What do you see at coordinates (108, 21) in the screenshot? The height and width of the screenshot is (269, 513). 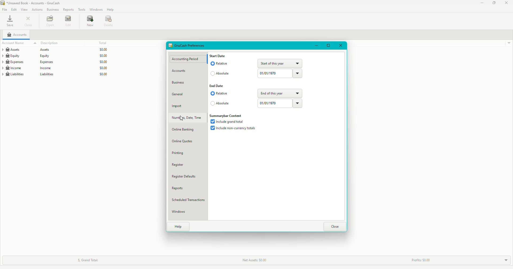 I see `Delete` at bounding box center [108, 21].